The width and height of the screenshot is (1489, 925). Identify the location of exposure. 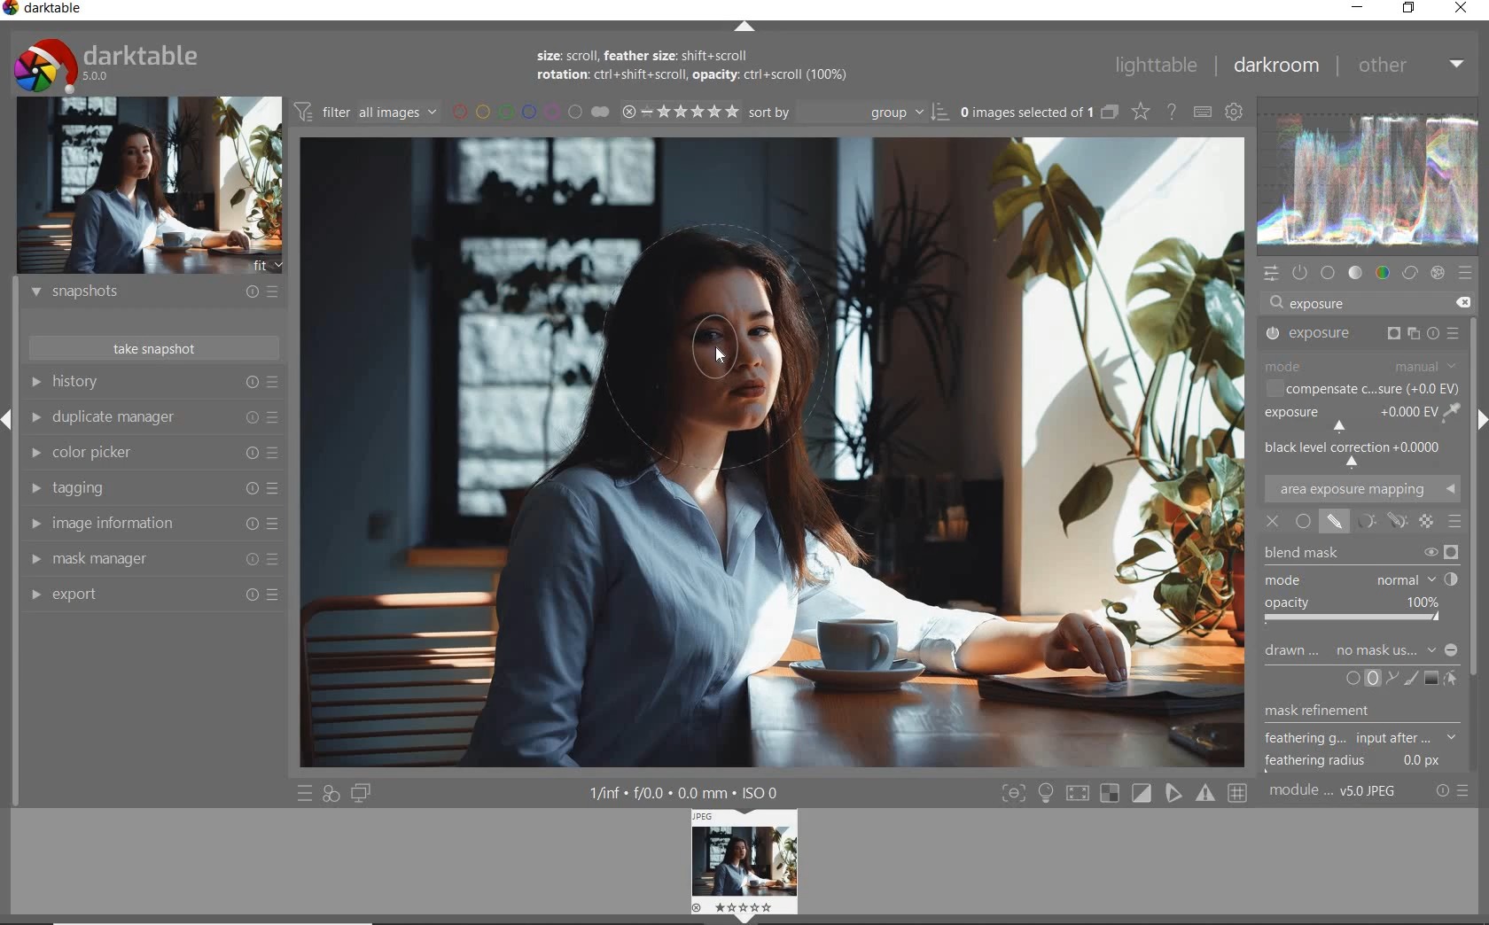
(1320, 302).